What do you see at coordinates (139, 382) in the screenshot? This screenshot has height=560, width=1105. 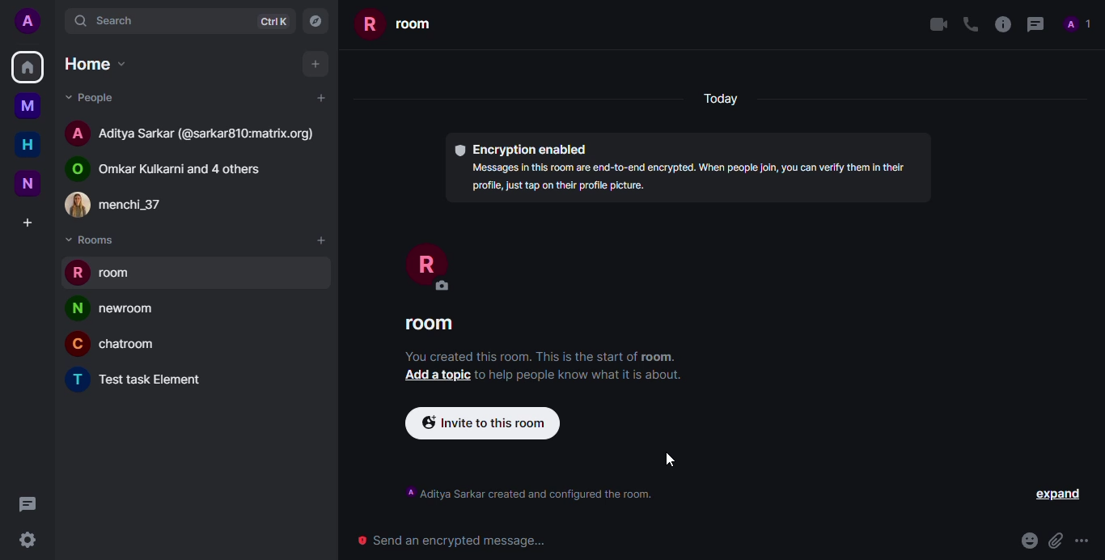 I see `Test task element` at bounding box center [139, 382].